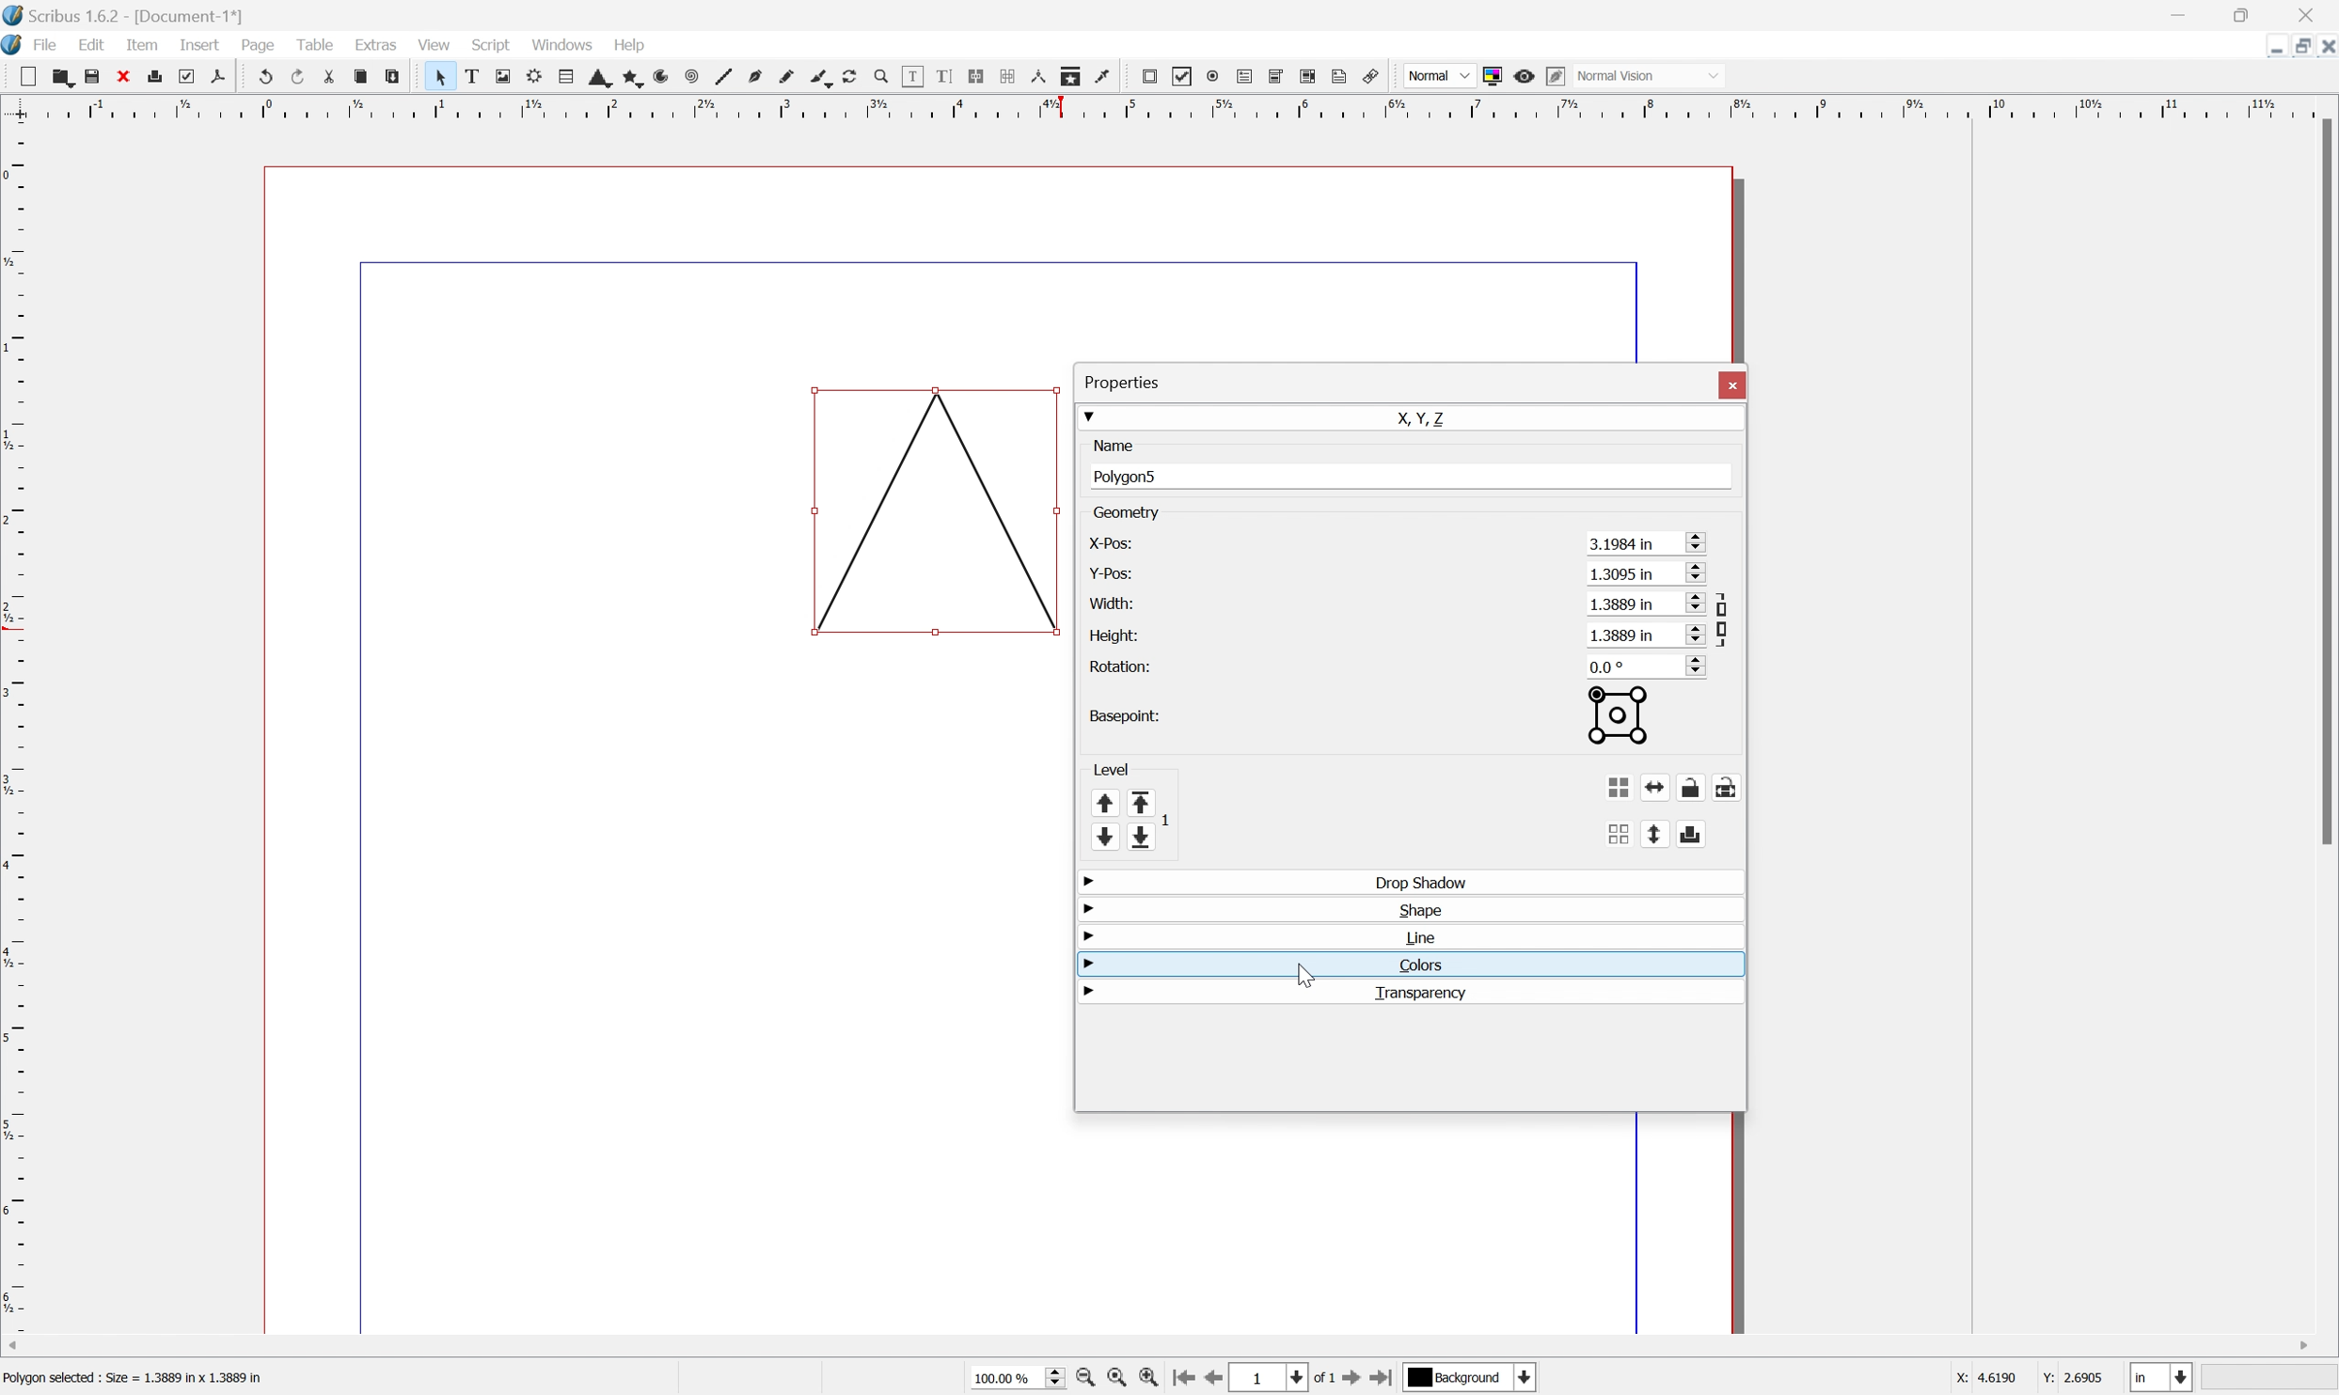  I want to click on Slider, so click(1049, 1378).